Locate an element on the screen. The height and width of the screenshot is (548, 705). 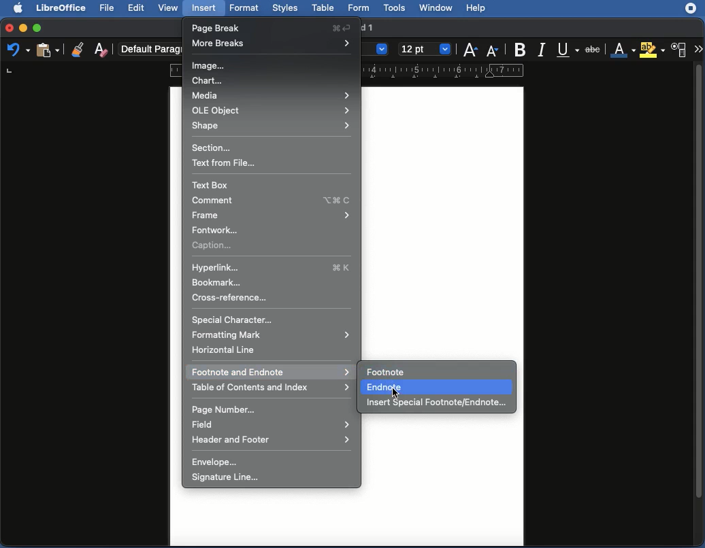
Endnote is located at coordinates (384, 386).